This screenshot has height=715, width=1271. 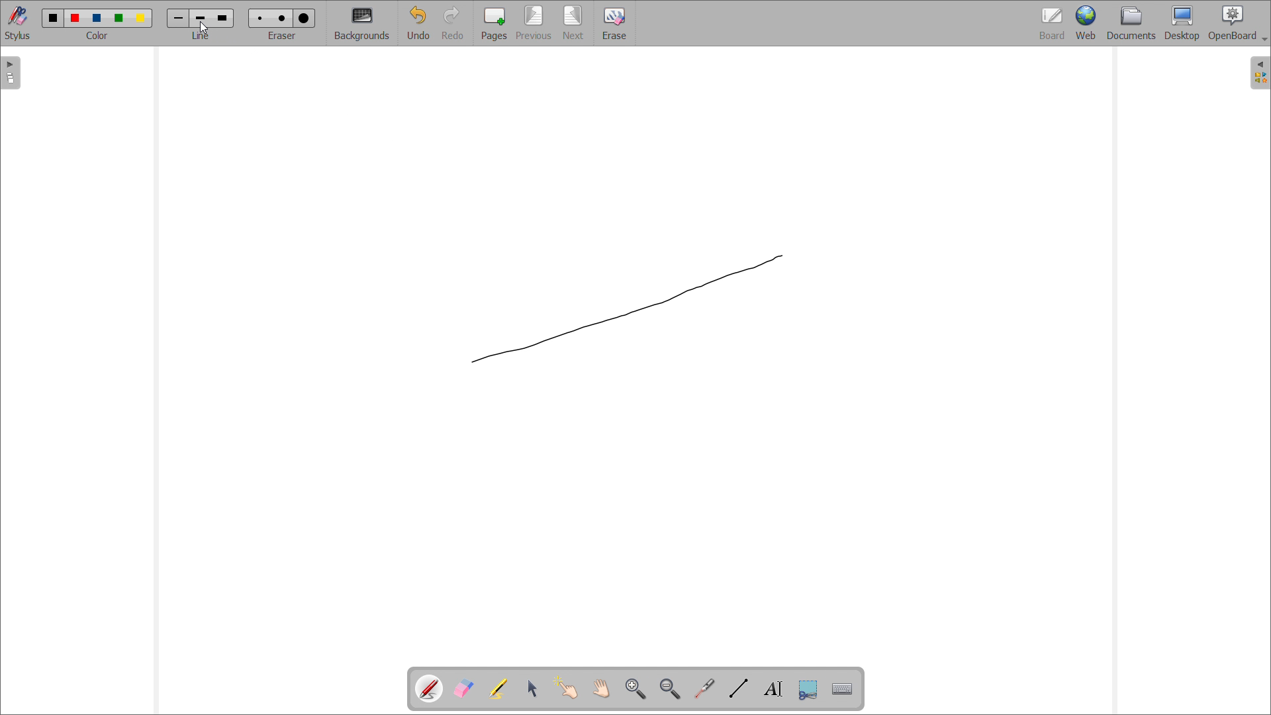 What do you see at coordinates (1260, 73) in the screenshot?
I see `open folder view` at bounding box center [1260, 73].